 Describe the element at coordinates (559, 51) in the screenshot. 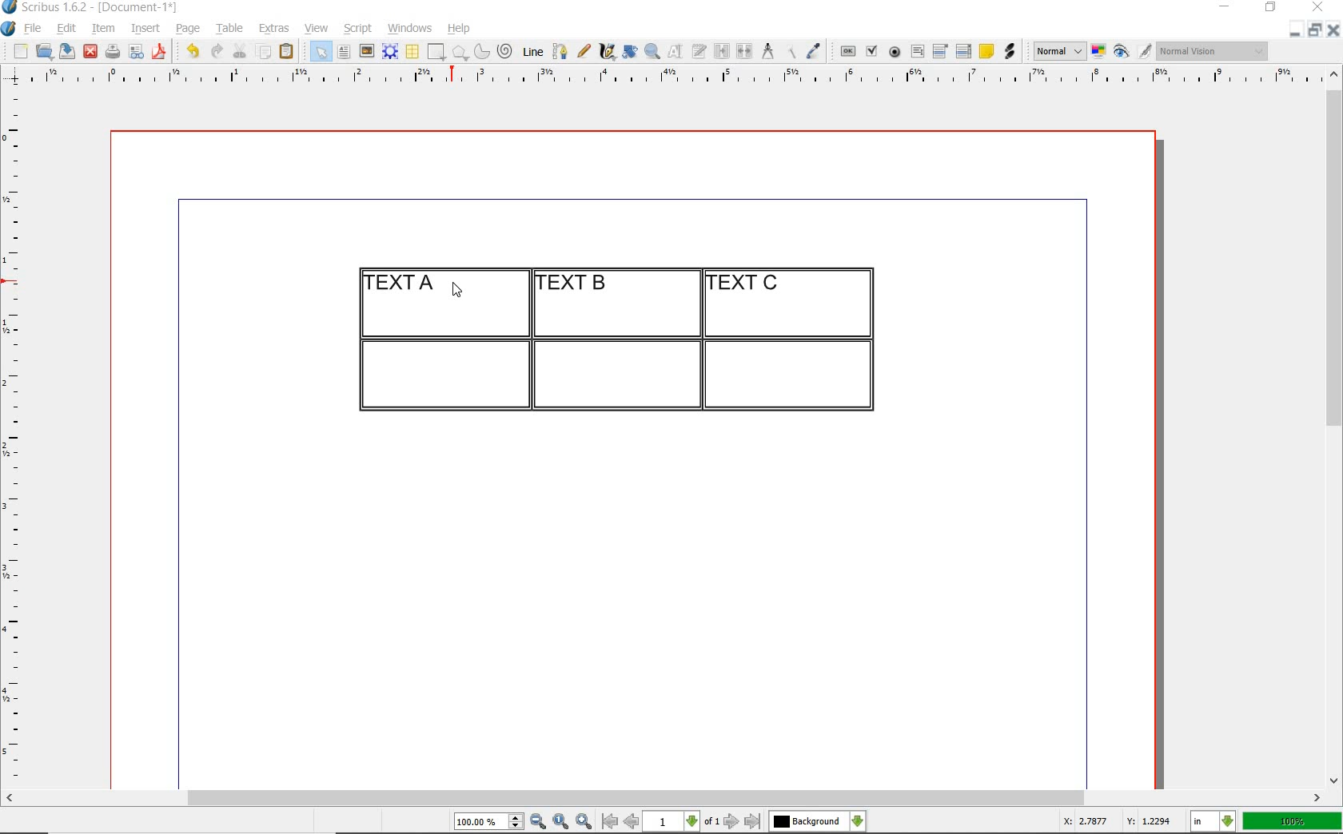

I see `Bezier curve` at that location.